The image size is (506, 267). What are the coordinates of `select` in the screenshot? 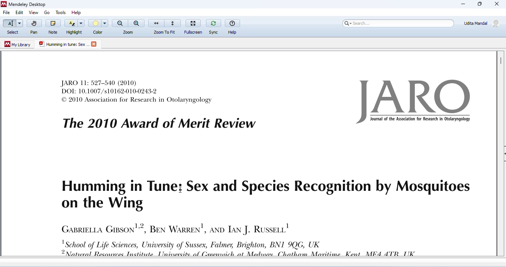 It's located at (12, 27).